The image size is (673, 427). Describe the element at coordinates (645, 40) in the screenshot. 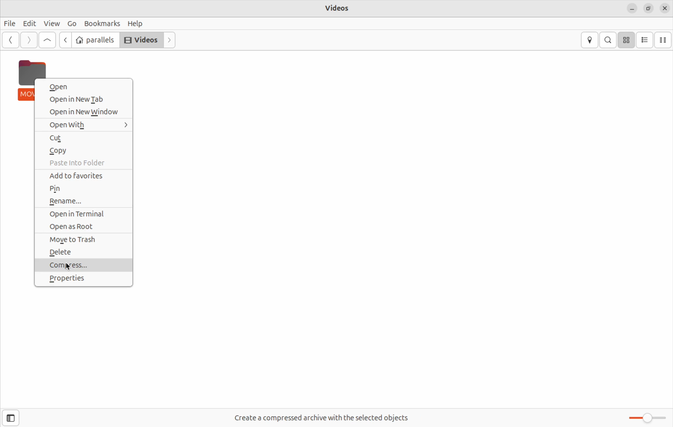

I see `list view` at that location.